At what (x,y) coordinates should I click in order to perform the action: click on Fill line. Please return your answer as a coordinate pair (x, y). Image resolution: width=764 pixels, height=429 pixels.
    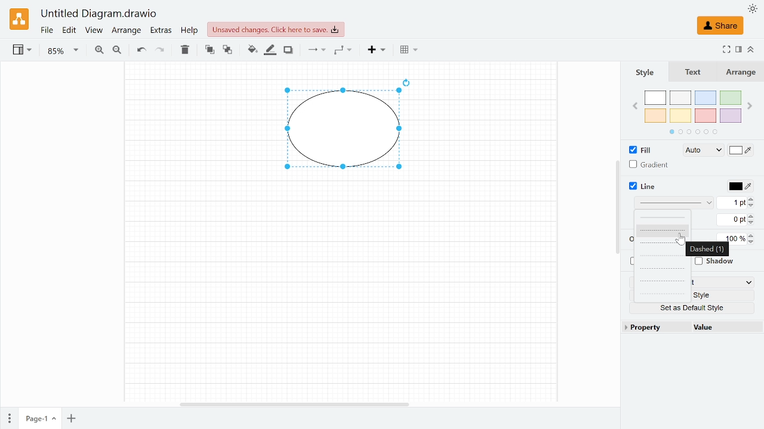
    Looking at the image, I should click on (269, 51).